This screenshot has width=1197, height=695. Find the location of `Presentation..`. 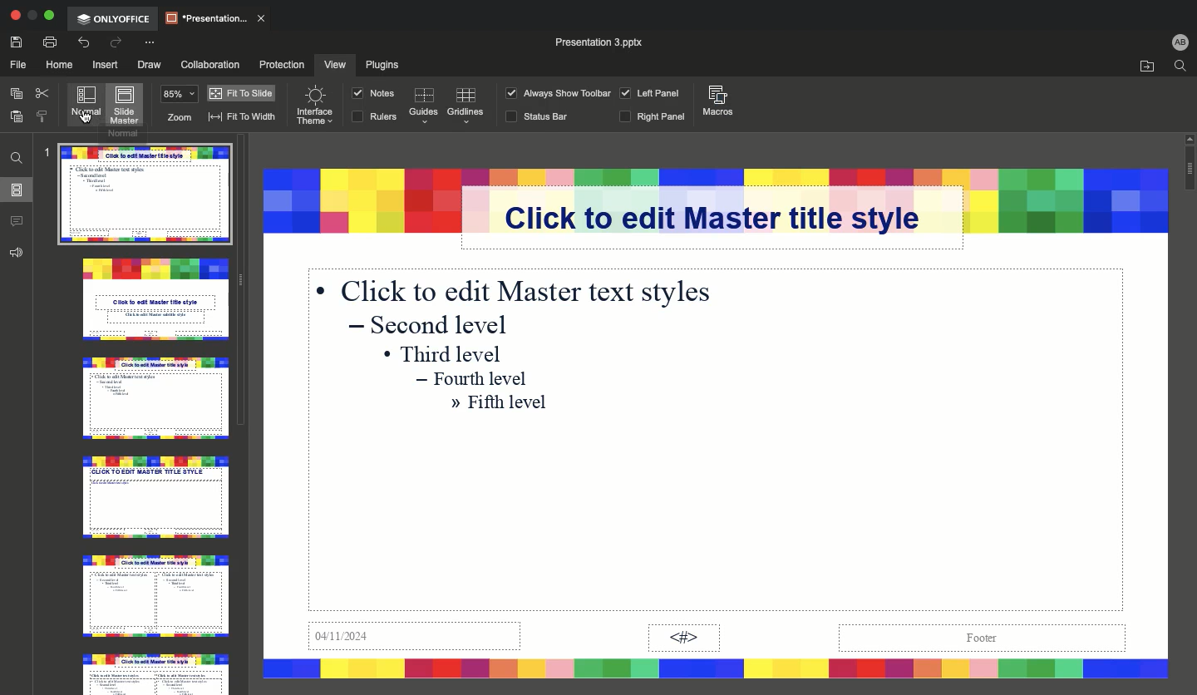

Presentation.. is located at coordinates (215, 17).